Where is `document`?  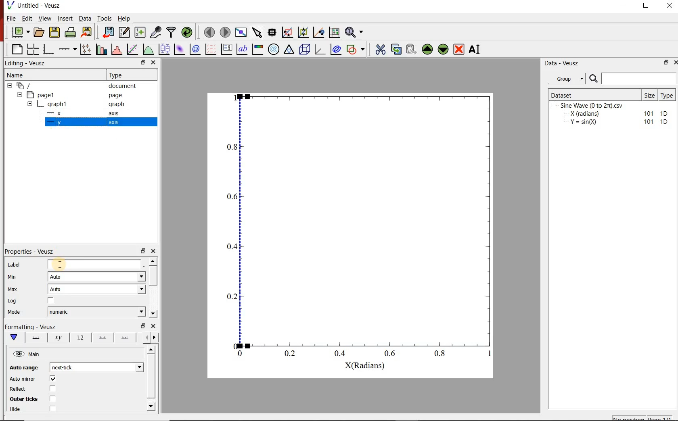 document is located at coordinates (123, 86).